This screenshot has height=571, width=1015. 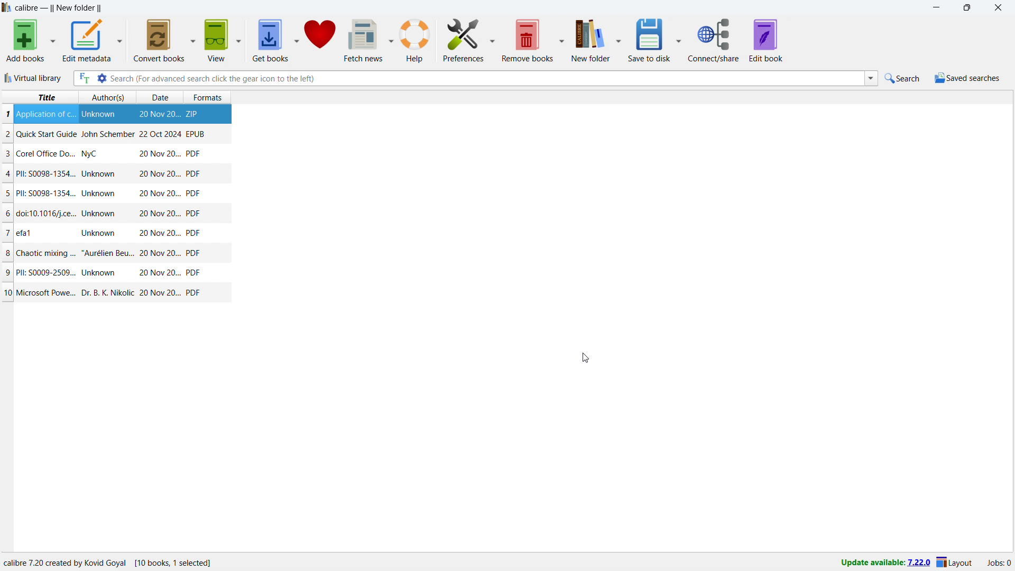 I want to click on view, so click(x=216, y=40).